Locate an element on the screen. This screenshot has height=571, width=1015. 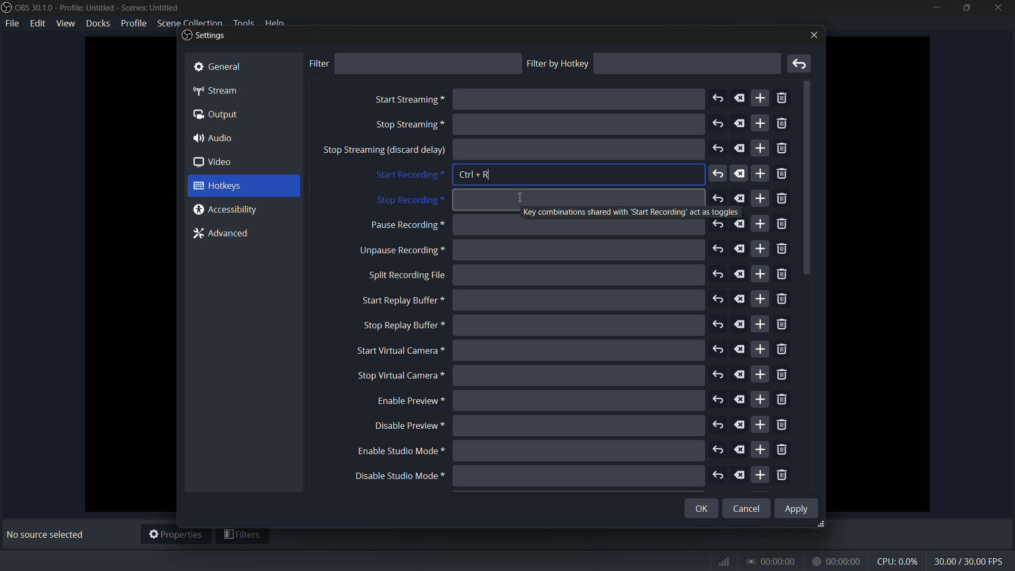
close is located at coordinates (812, 35).